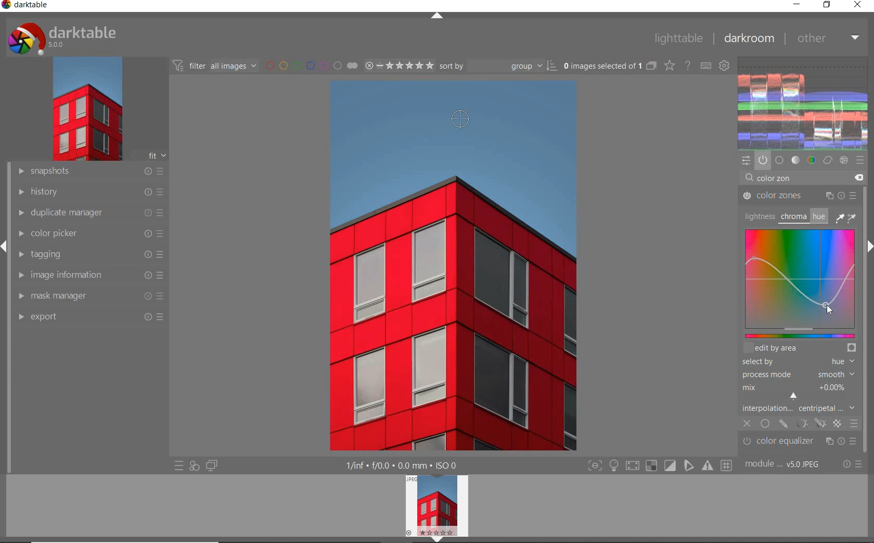  What do you see at coordinates (457, 120) in the screenshot?
I see `PICKER TOOL ADDED` at bounding box center [457, 120].